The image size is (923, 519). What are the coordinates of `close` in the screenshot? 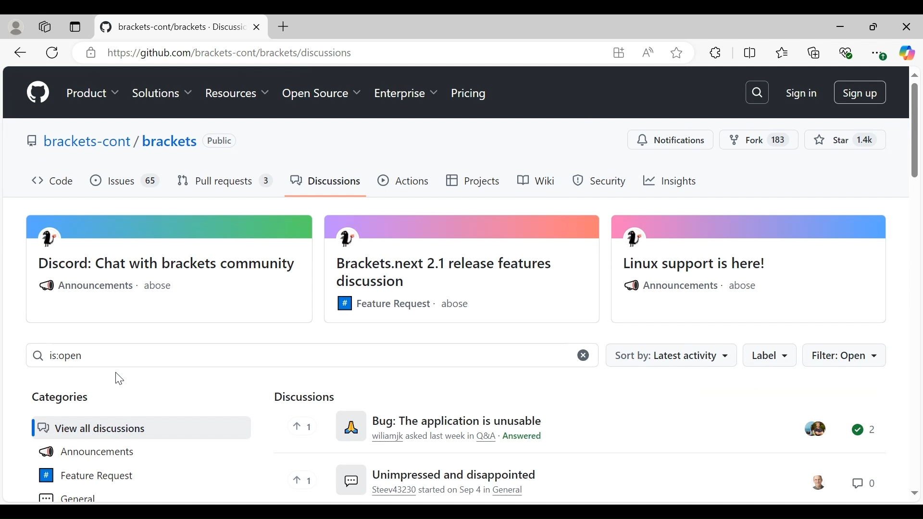 It's located at (258, 25).